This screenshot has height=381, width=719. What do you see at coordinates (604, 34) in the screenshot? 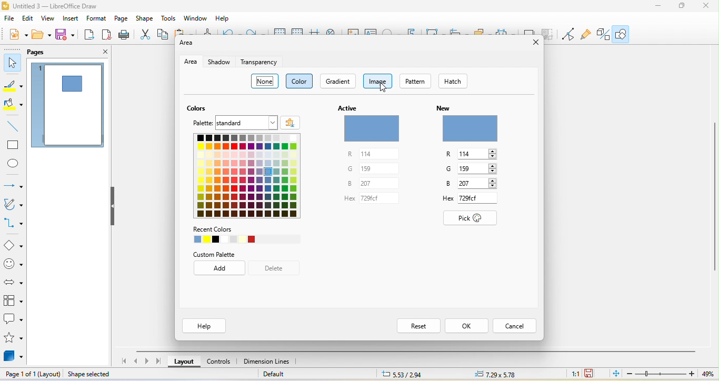
I see `extrusion` at bounding box center [604, 34].